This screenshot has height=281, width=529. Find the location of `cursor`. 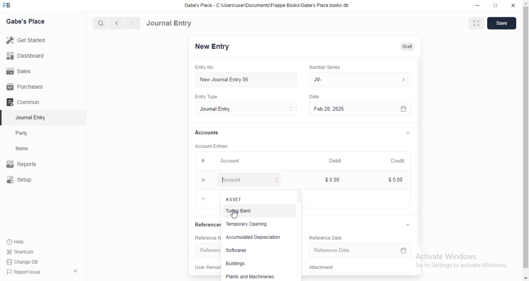

cursor is located at coordinates (236, 215).